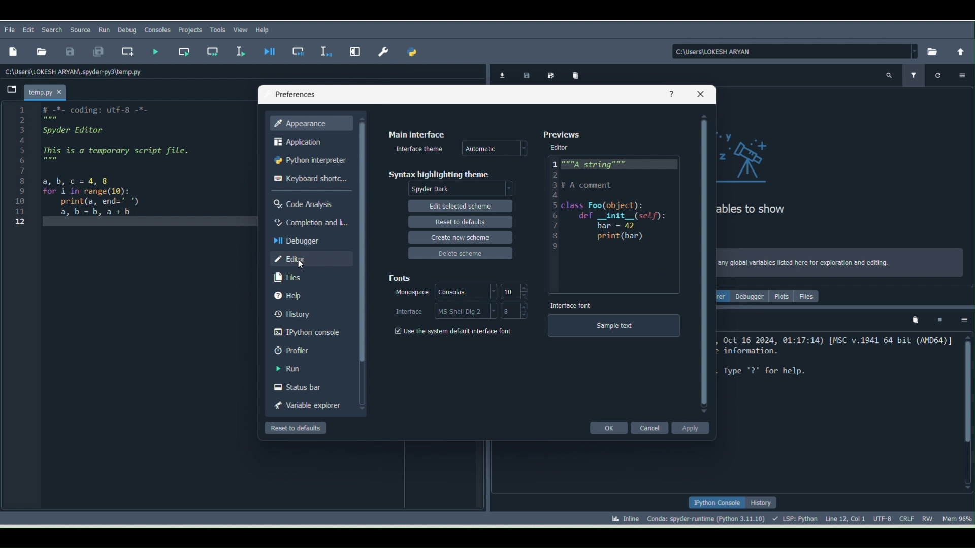 The image size is (975, 548). I want to click on Version, so click(708, 517).